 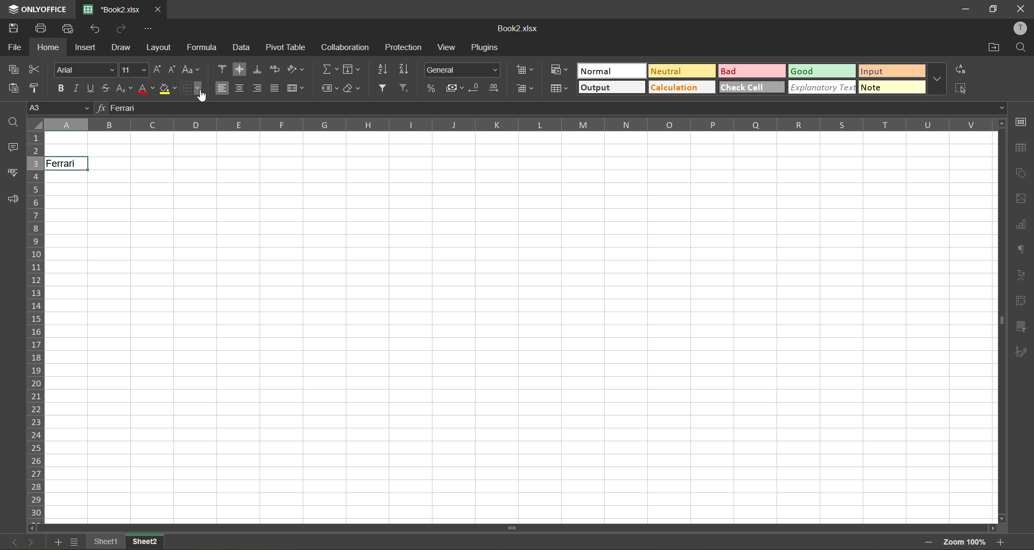 What do you see at coordinates (404, 48) in the screenshot?
I see `protection` at bounding box center [404, 48].